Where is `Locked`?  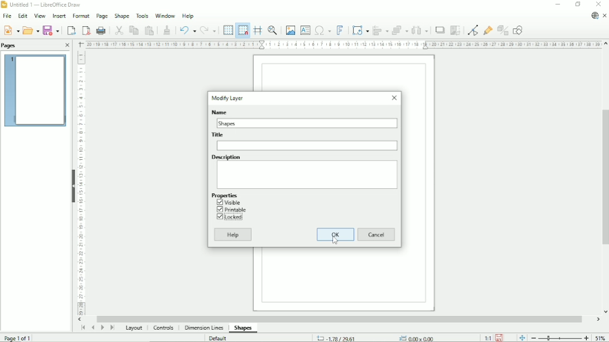 Locked is located at coordinates (233, 217).